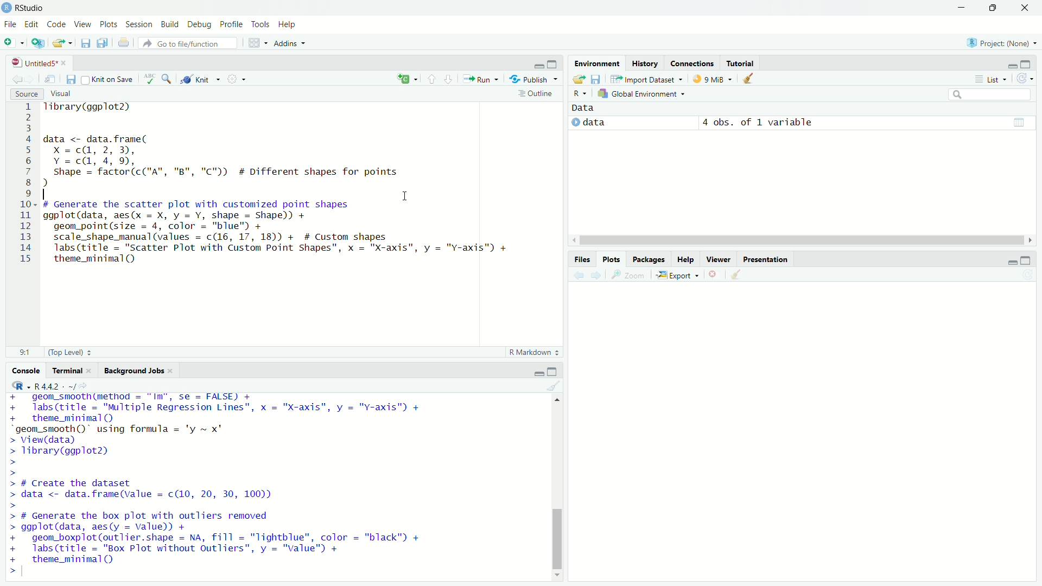 The image size is (1042, 586). Describe the element at coordinates (748, 78) in the screenshot. I see `Clear objects from workspace` at that location.